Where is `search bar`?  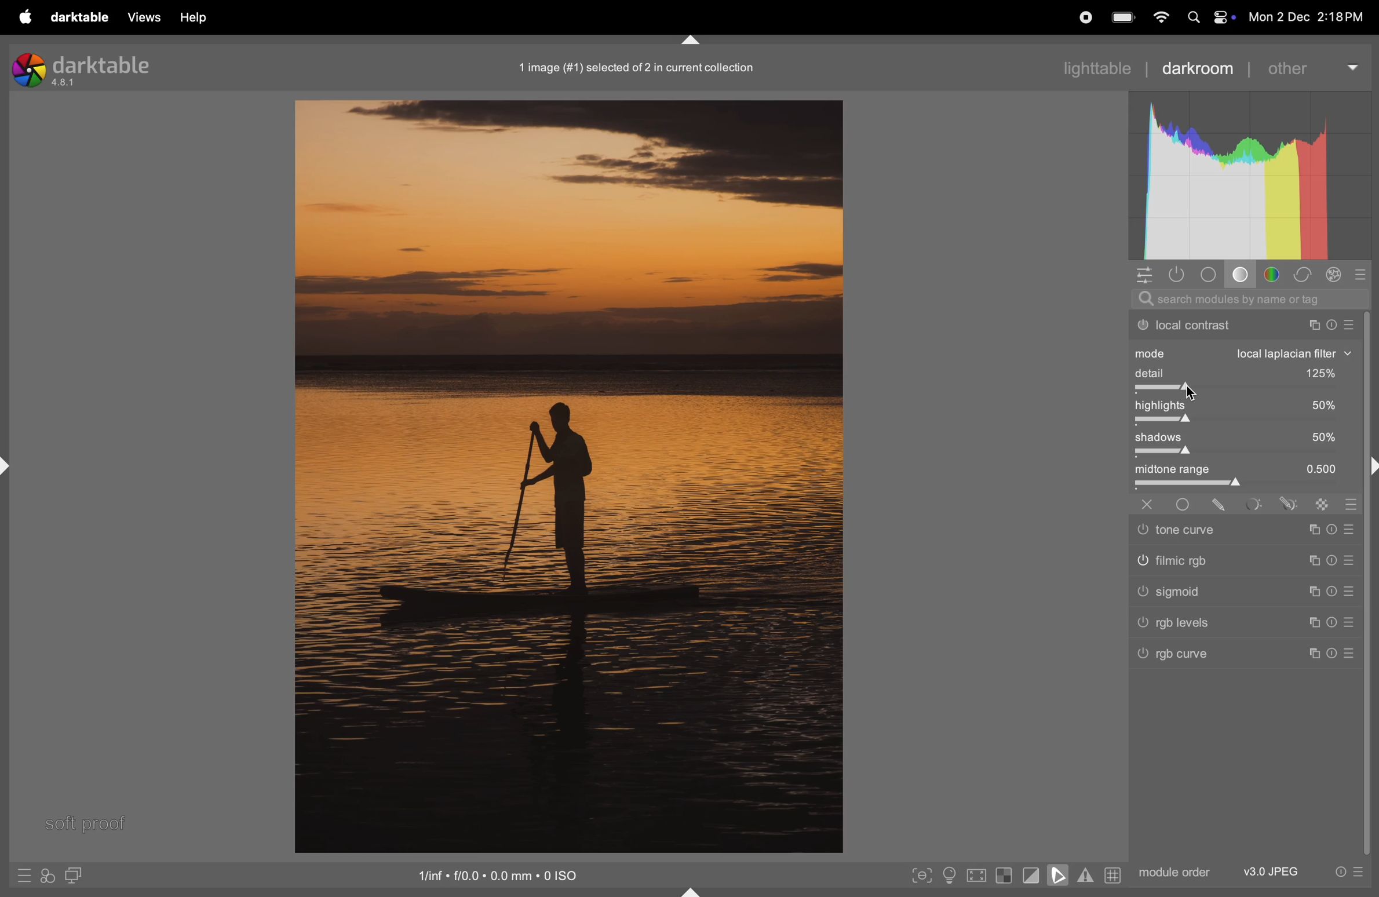 search bar is located at coordinates (1245, 299).